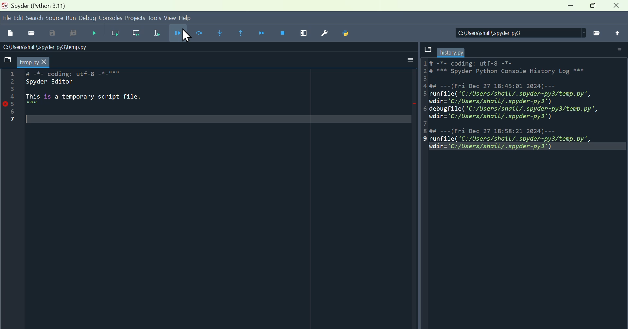 The width and height of the screenshot is (628, 329). Describe the element at coordinates (76, 34) in the screenshot. I see `Save all` at that location.